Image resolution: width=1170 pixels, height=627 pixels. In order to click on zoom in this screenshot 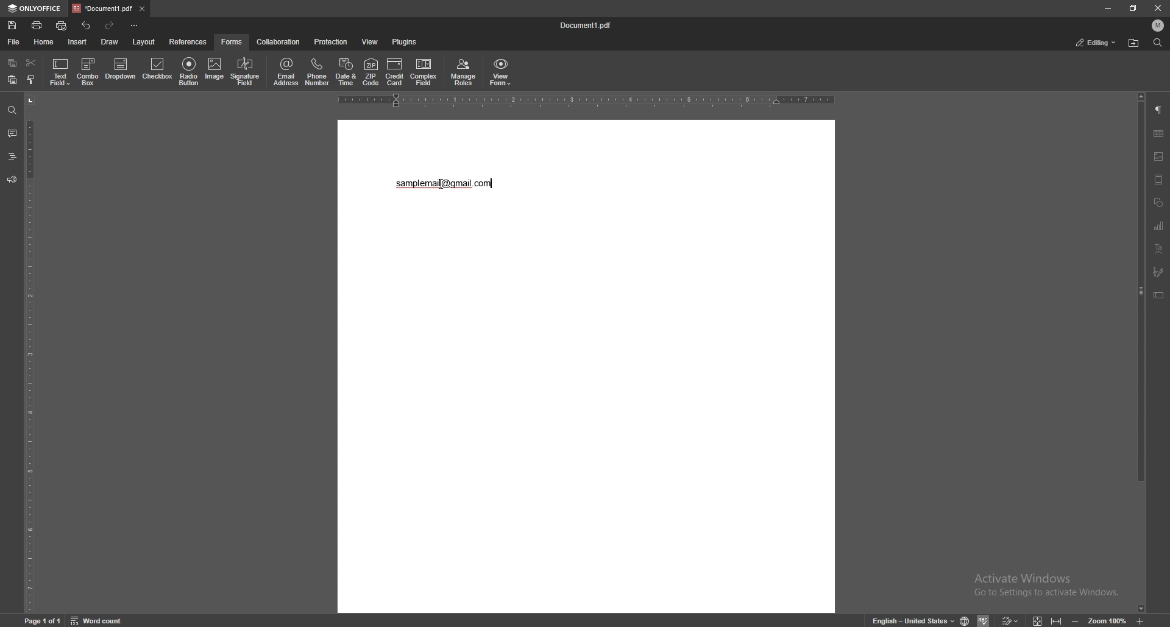, I will do `click(1107, 620)`.